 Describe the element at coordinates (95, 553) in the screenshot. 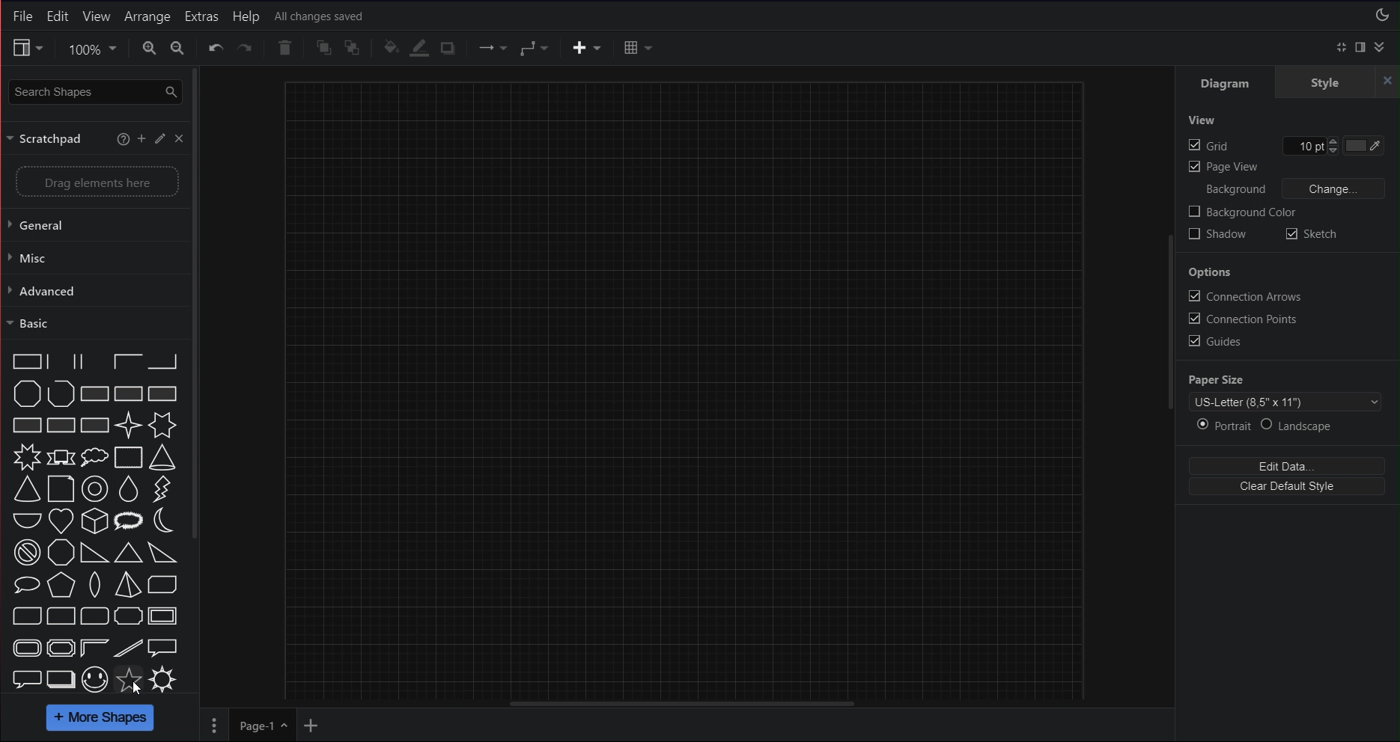

I see `orthogonal triangle` at that location.